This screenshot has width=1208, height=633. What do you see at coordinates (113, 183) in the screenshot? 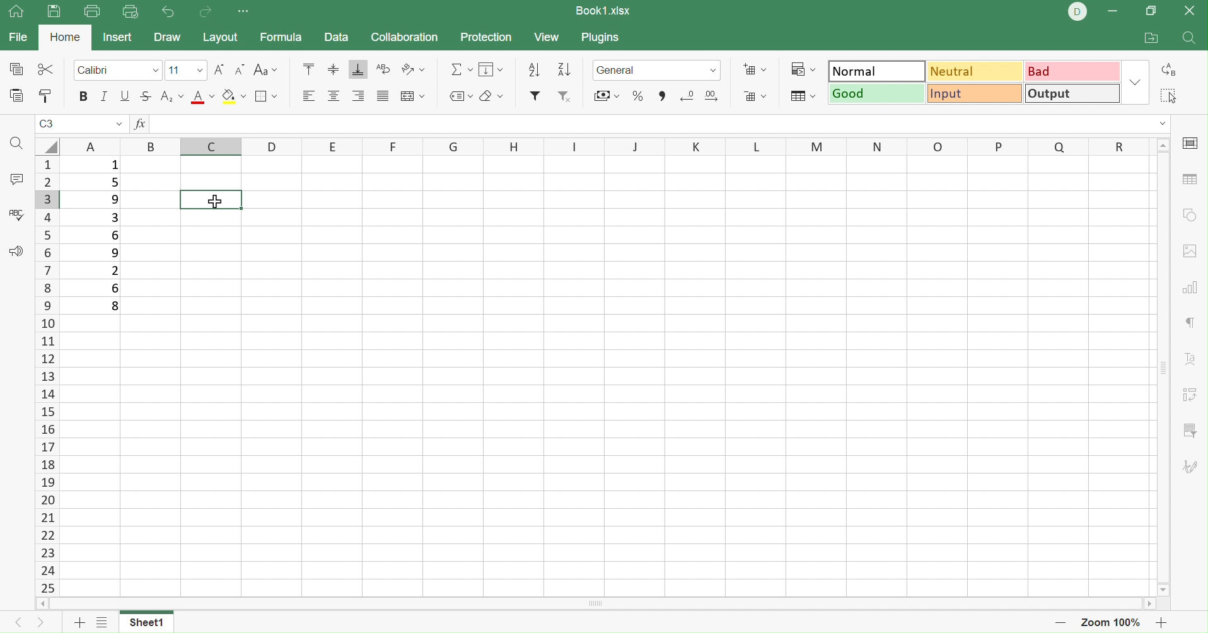
I see `5` at bounding box center [113, 183].